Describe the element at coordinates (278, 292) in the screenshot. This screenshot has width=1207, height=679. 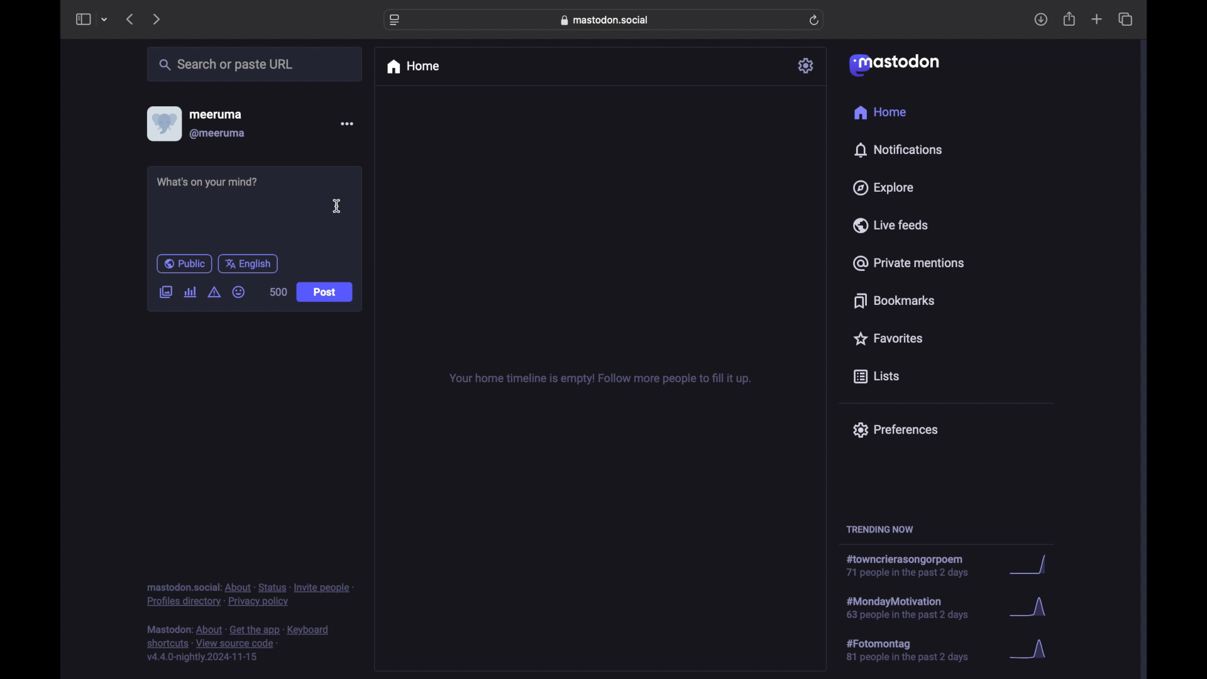
I see `500` at that location.